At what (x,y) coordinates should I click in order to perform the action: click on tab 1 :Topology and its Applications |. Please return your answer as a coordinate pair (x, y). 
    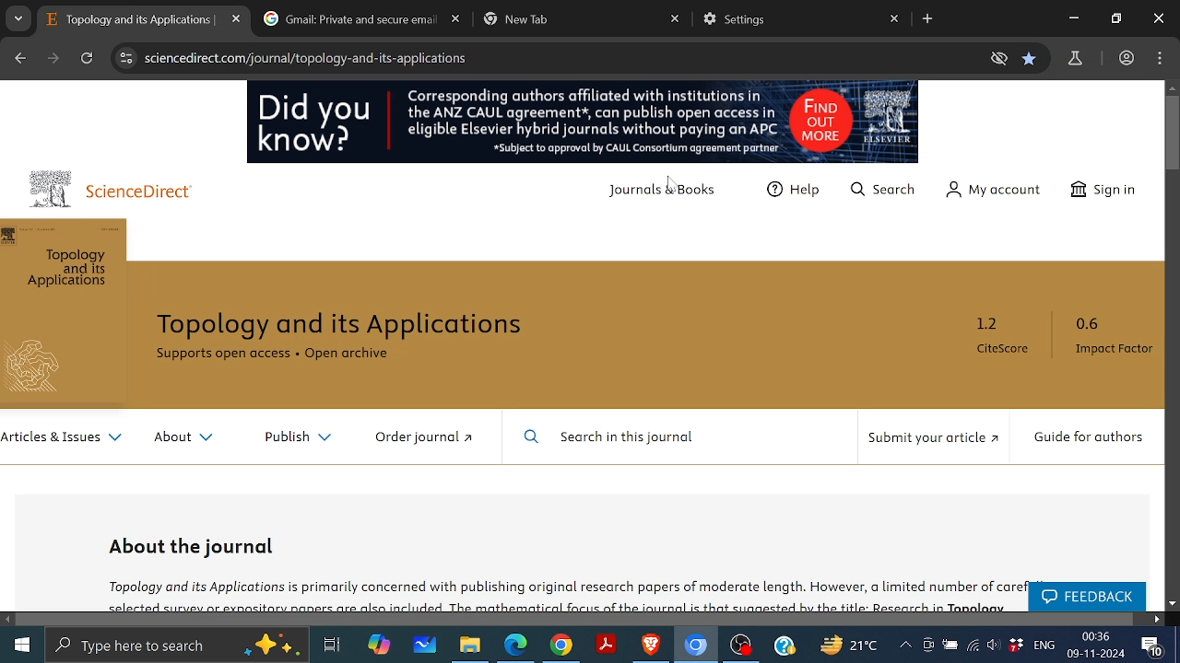
    Looking at the image, I should click on (131, 19).